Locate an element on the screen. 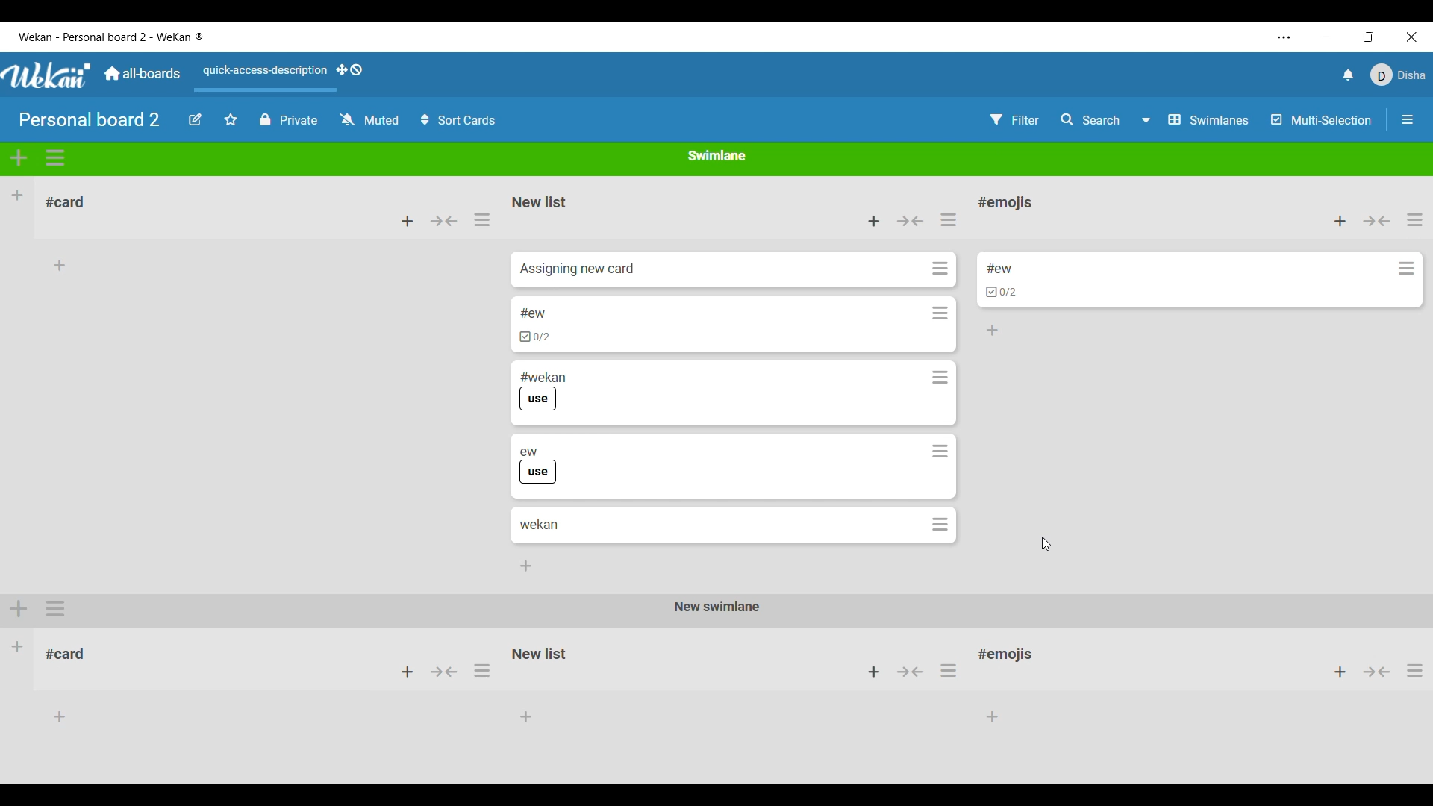  Notifications is located at coordinates (1349, 75).